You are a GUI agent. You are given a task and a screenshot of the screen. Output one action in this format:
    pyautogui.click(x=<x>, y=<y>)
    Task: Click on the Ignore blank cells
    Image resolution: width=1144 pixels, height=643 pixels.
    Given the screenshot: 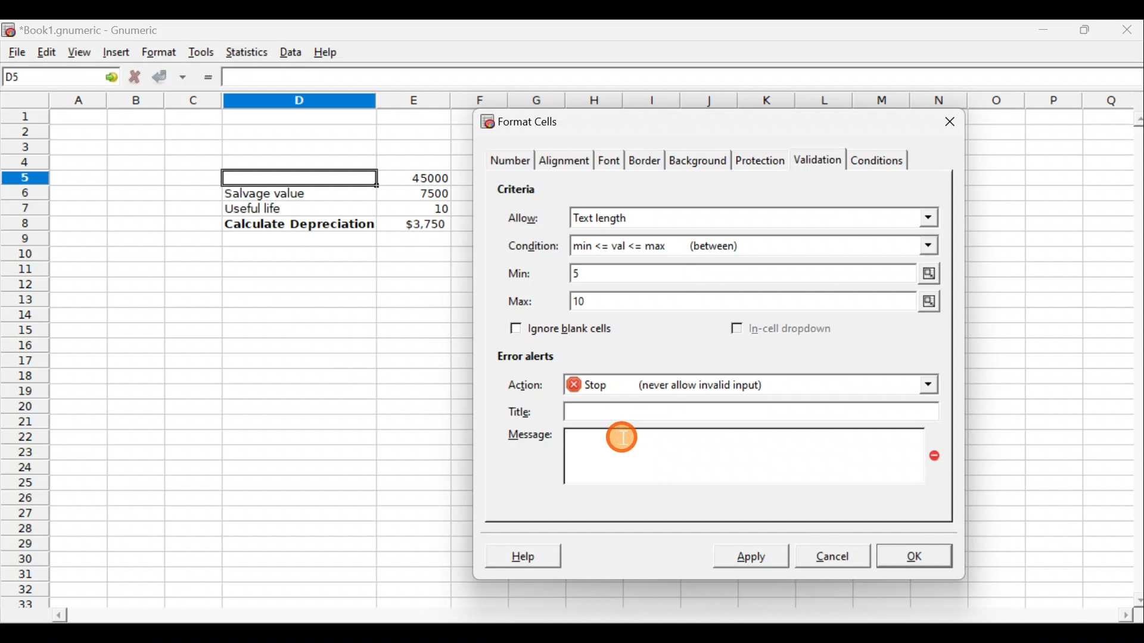 What is the action you would take?
    pyautogui.click(x=559, y=326)
    